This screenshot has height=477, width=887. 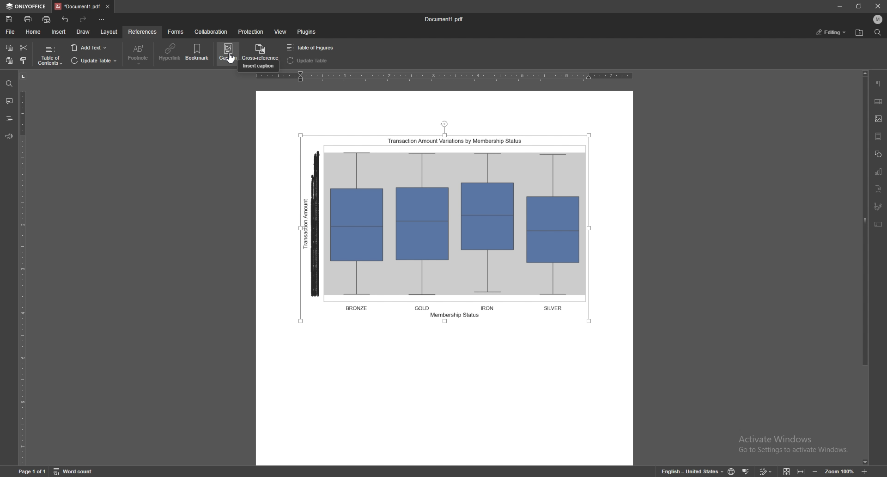 I want to click on paragraph, so click(x=878, y=84).